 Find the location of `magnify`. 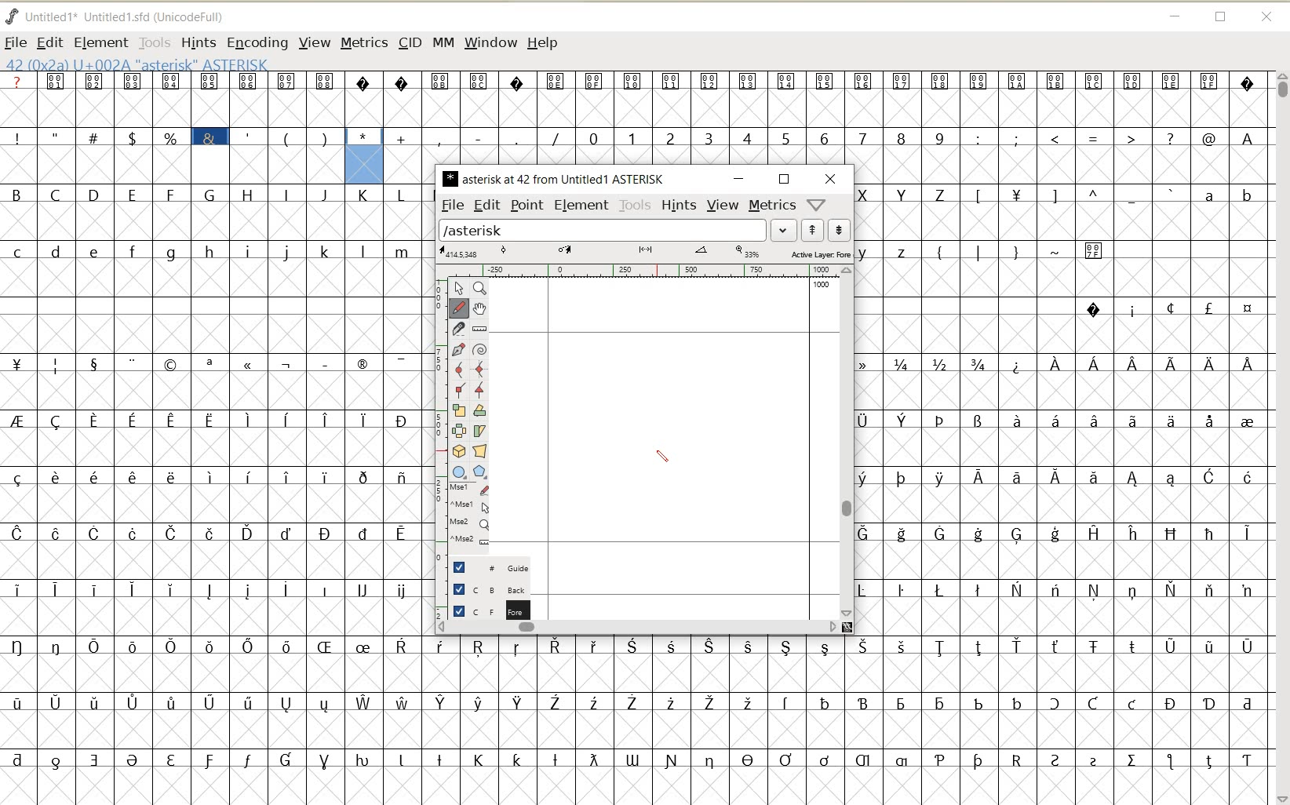

magnify is located at coordinates (480, 290).